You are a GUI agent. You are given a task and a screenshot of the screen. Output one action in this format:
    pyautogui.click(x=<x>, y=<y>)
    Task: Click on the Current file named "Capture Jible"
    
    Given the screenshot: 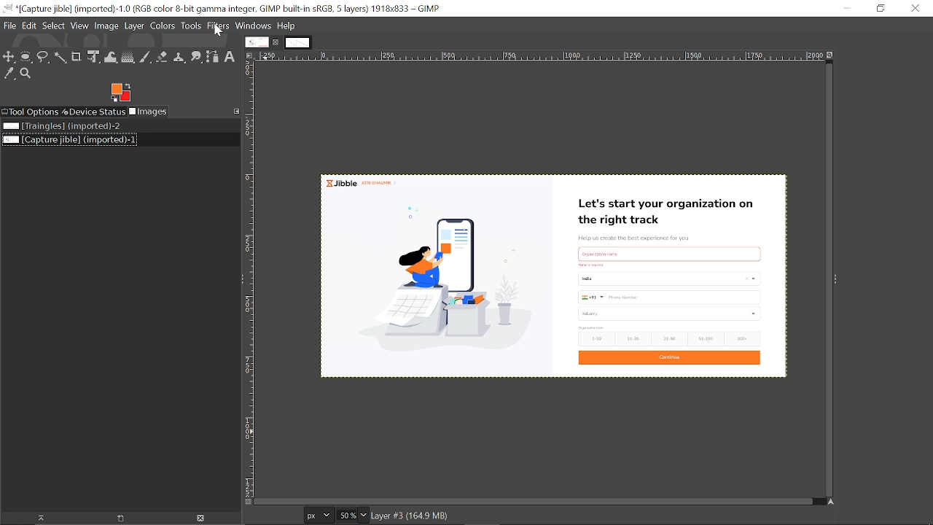 What is the action you would take?
    pyautogui.click(x=70, y=139)
    